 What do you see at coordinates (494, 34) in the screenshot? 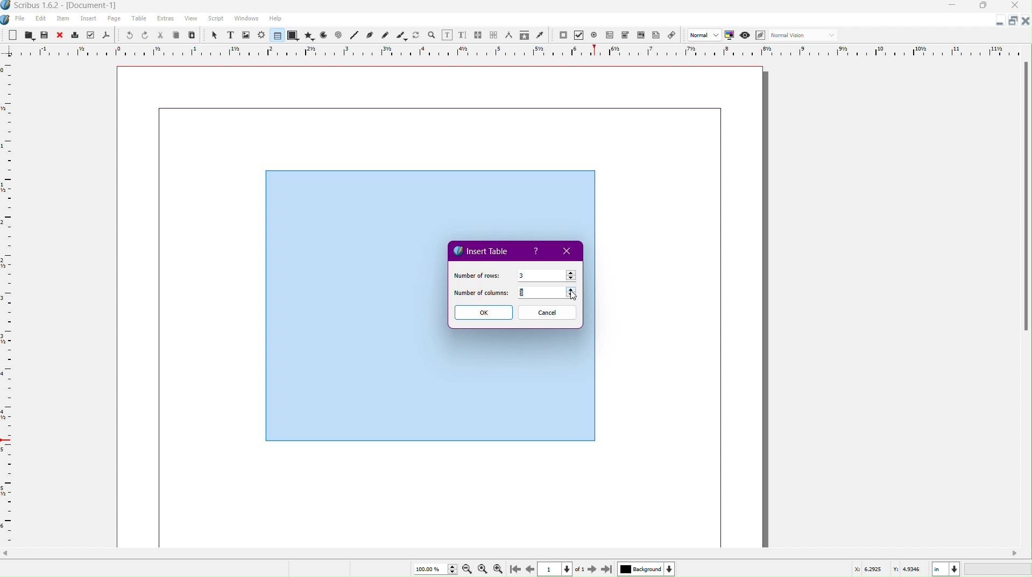
I see `Unlink Text Frames` at bounding box center [494, 34].